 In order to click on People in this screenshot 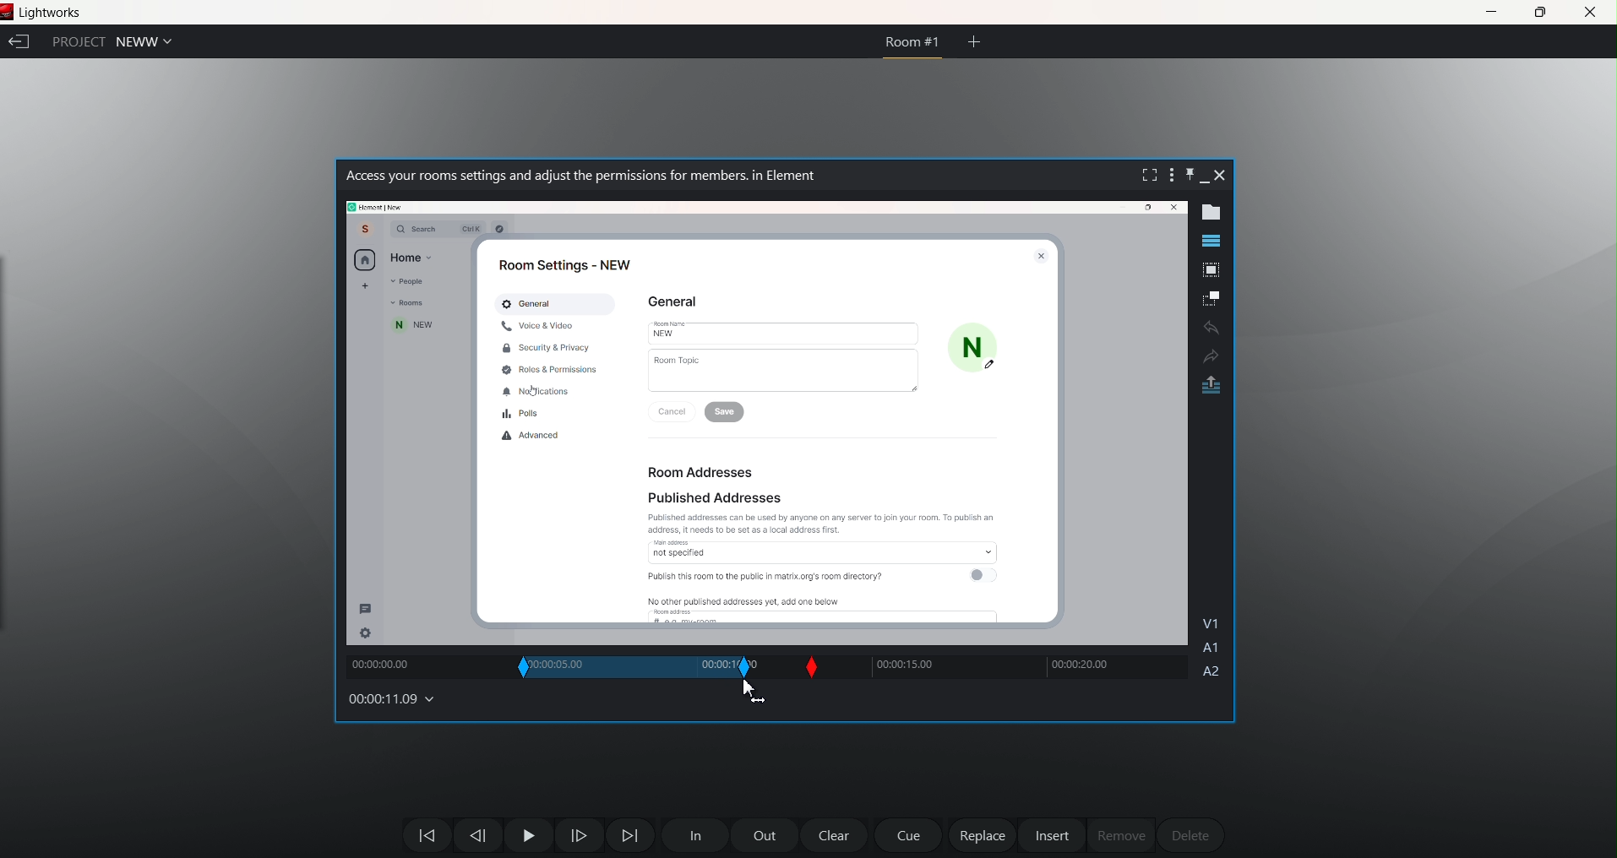, I will do `click(408, 281)`.